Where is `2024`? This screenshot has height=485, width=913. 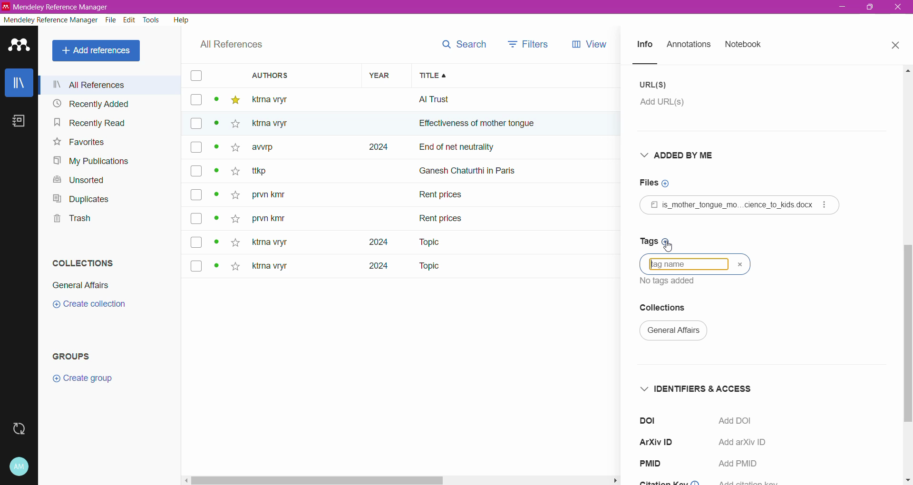 2024 is located at coordinates (373, 269).